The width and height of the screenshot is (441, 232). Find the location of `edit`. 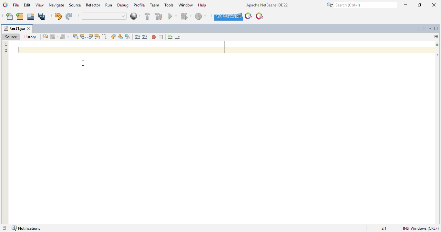

edit is located at coordinates (27, 5).